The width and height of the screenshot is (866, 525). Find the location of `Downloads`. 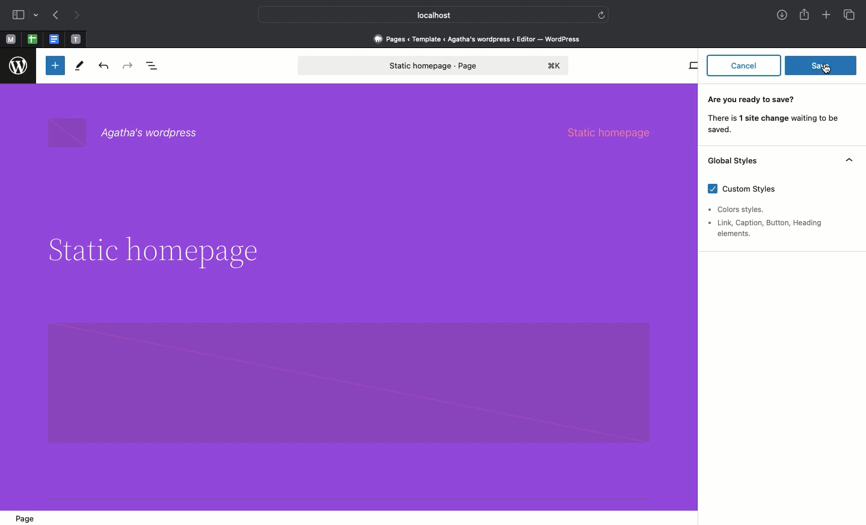

Downloads is located at coordinates (783, 16).